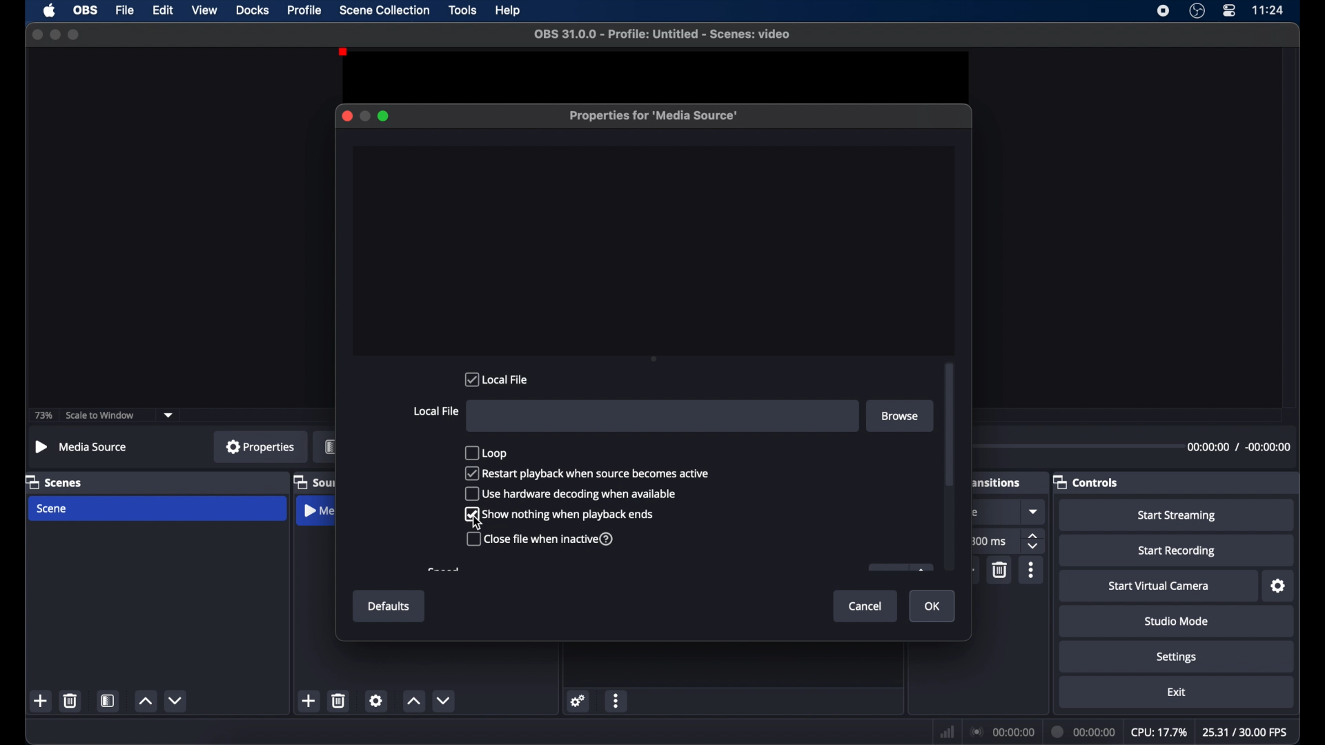 This screenshot has width=1325, height=745. I want to click on show nothing when playback ends, so click(560, 515).